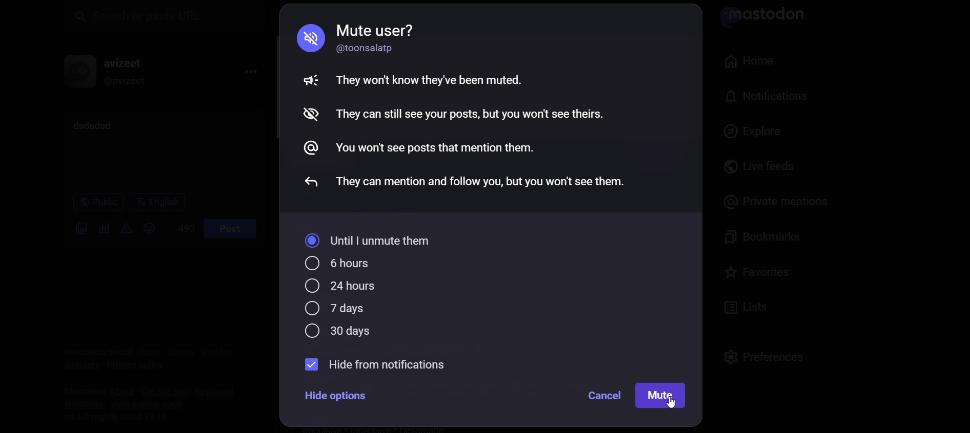 The height and width of the screenshot is (433, 970). I want to click on private mentions, so click(773, 207).